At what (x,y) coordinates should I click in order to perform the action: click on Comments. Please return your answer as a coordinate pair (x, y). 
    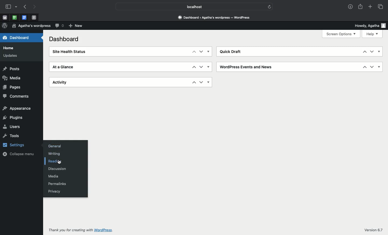
    Looking at the image, I should click on (17, 96).